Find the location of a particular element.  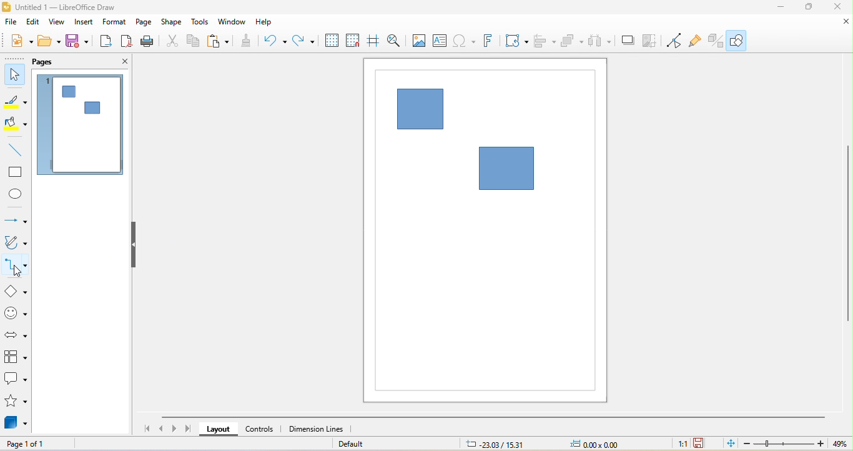

callout shape is located at coordinates (16, 378).